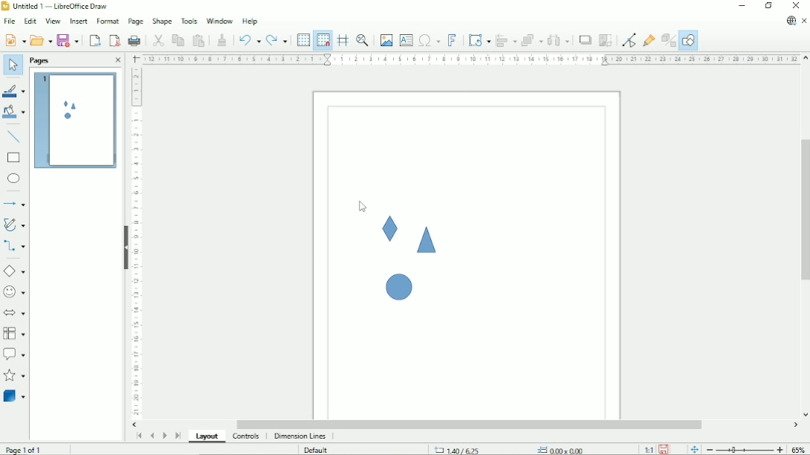 The height and width of the screenshot is (455, 810). Describe the element at coordinates (650, 40) in the screenshot. I see `Show gluepoint functions` at that location.